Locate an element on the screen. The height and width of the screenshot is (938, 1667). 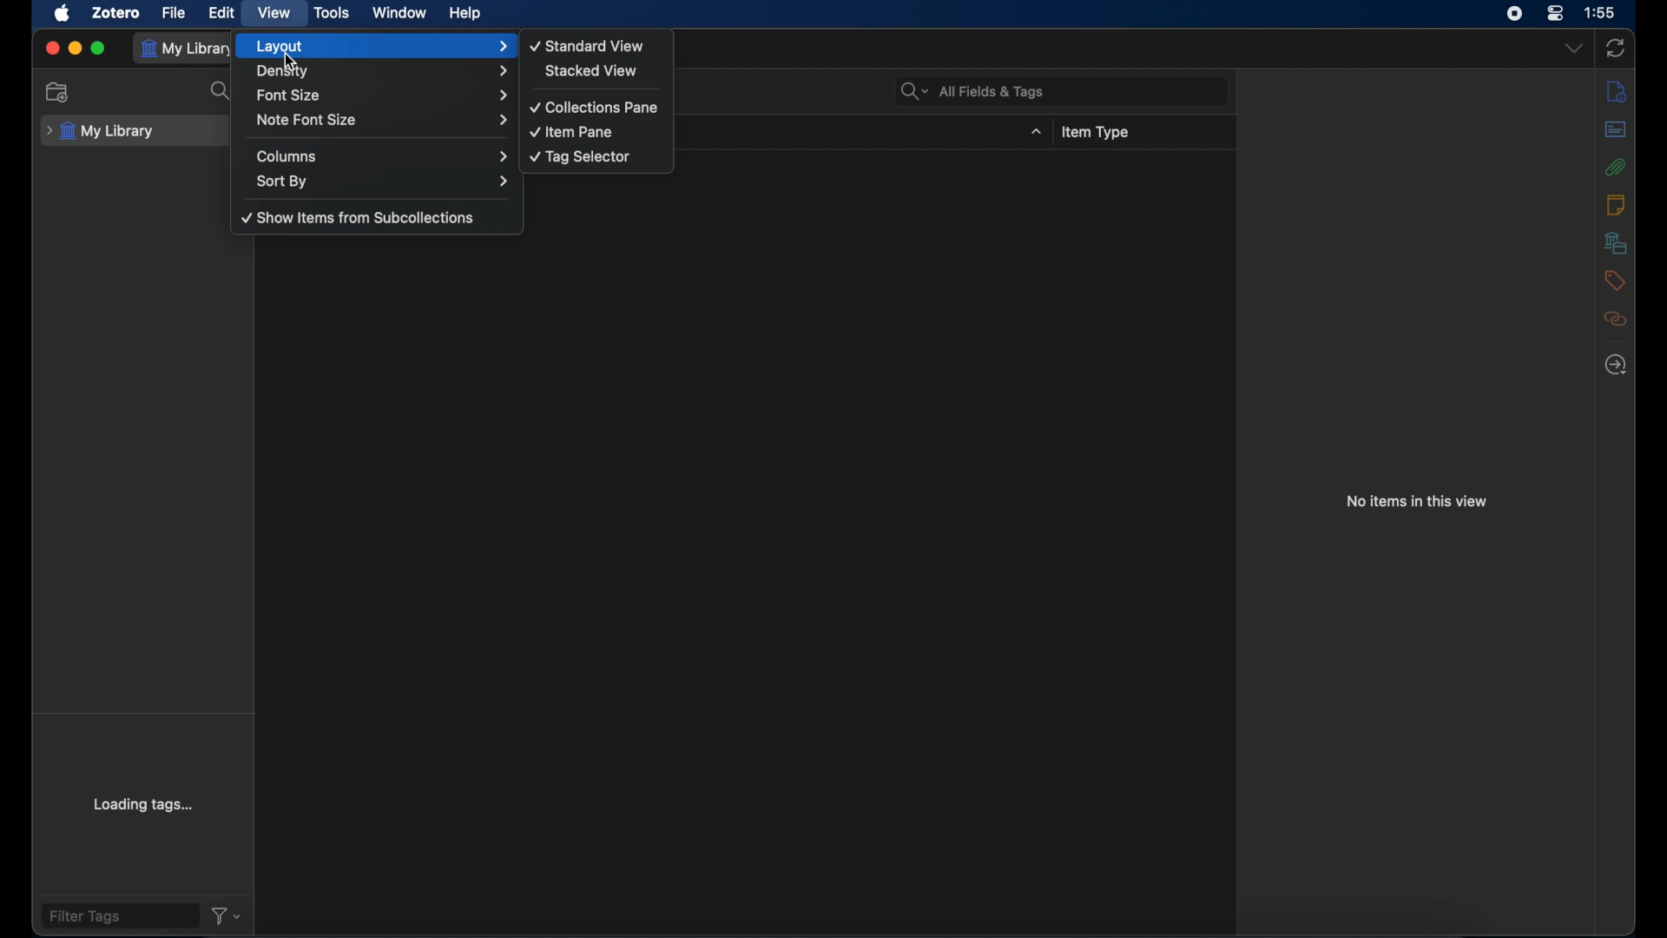
tags is located at coordinates (1613, 281).